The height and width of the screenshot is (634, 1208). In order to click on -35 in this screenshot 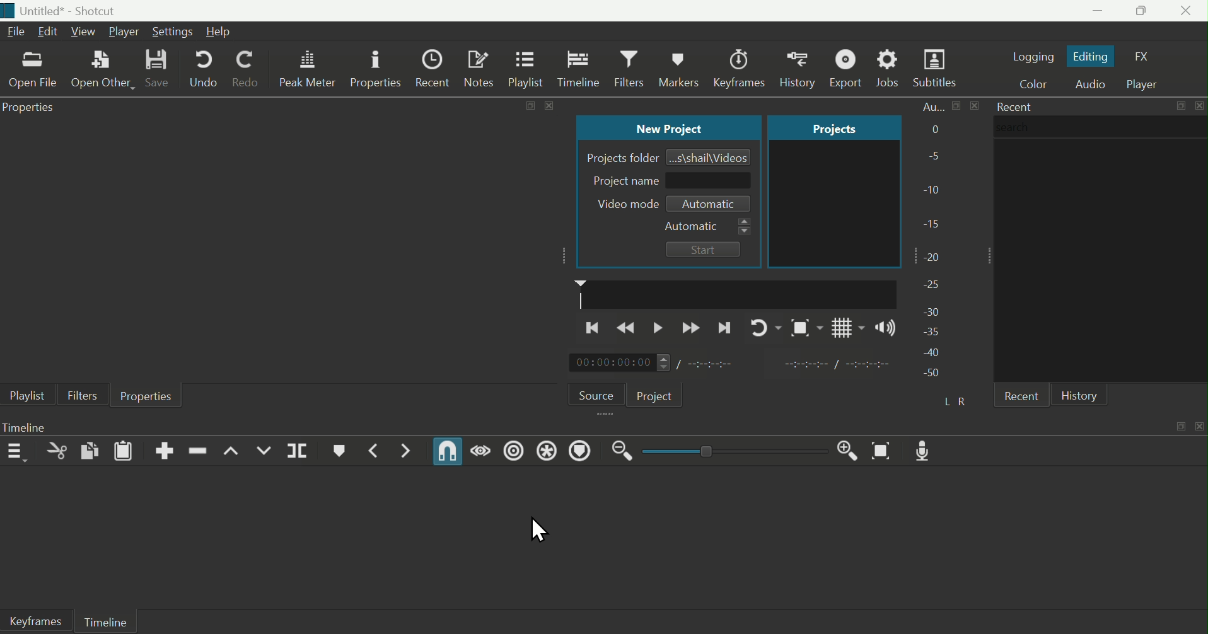, I will do `click(929, 331)`.